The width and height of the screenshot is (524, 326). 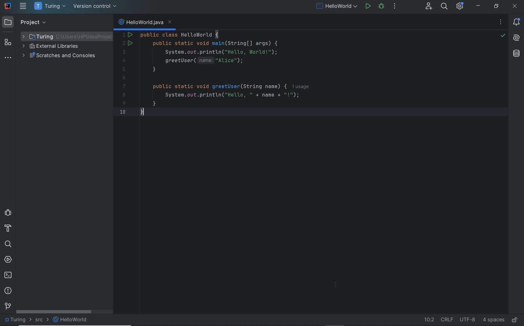 I want to click on build, so click(x=8, y=229).